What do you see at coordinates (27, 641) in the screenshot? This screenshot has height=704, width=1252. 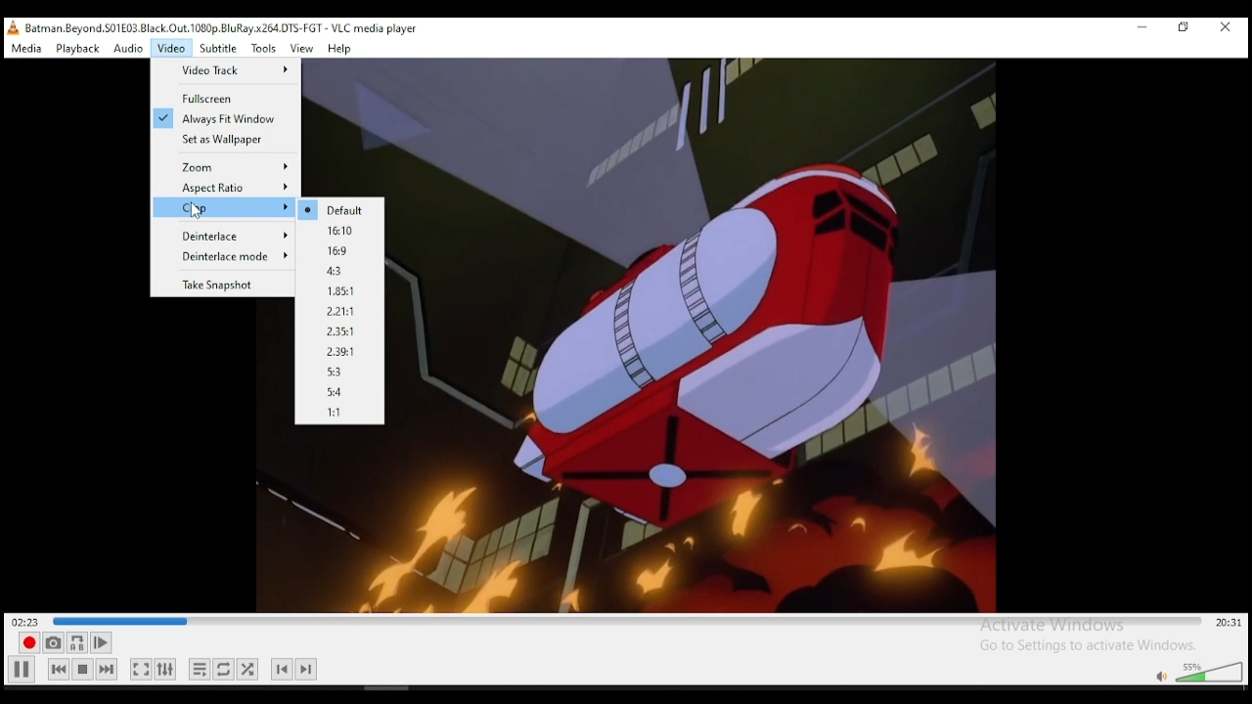 I see `record` at bounding box center [27, 641].